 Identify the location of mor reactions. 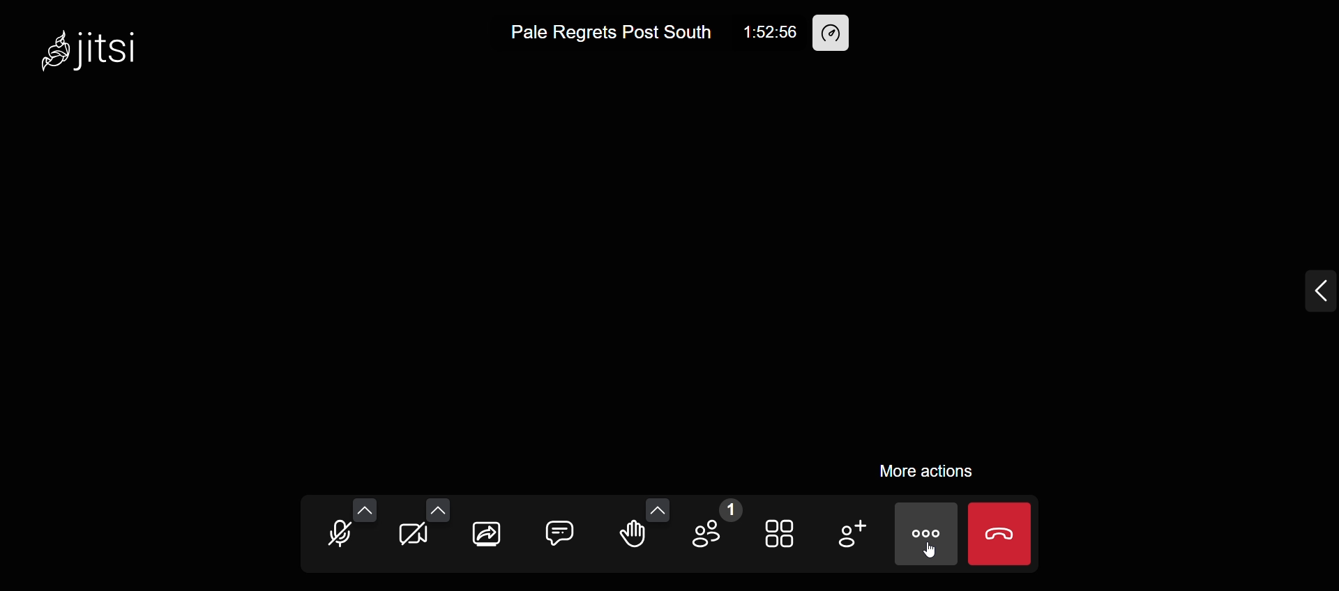
(657, 505).